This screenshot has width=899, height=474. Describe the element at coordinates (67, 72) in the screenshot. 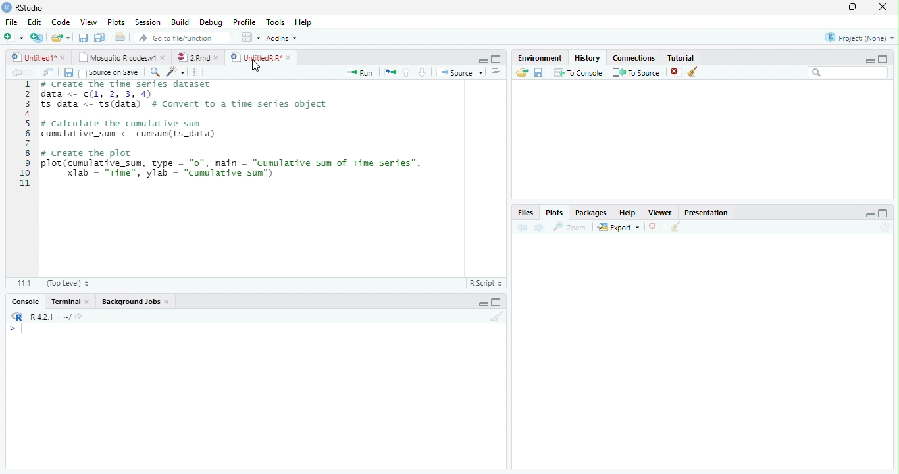

I see `Save` at that location.